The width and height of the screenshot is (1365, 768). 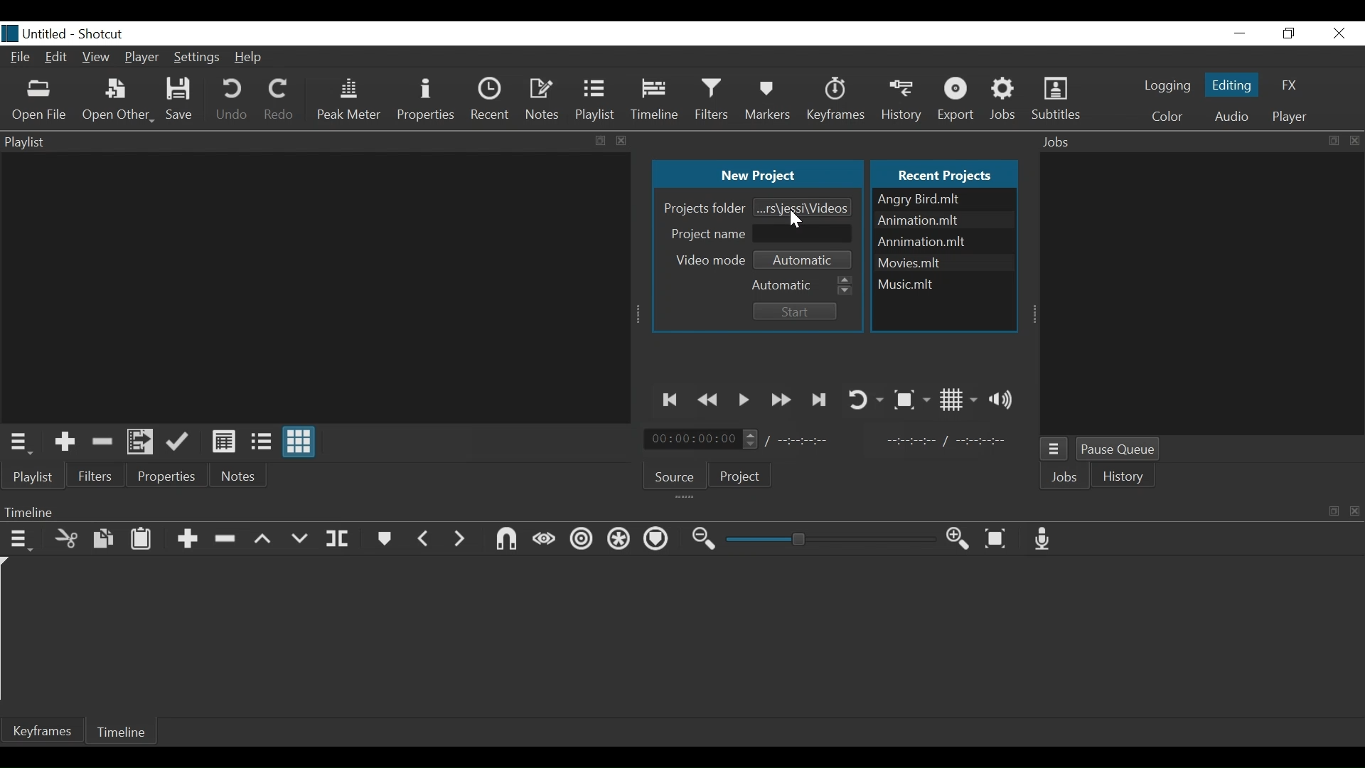 What do you see at coordinates (943, 221) in the screenshot?
I see `File name` at bounding box center [943, 221].